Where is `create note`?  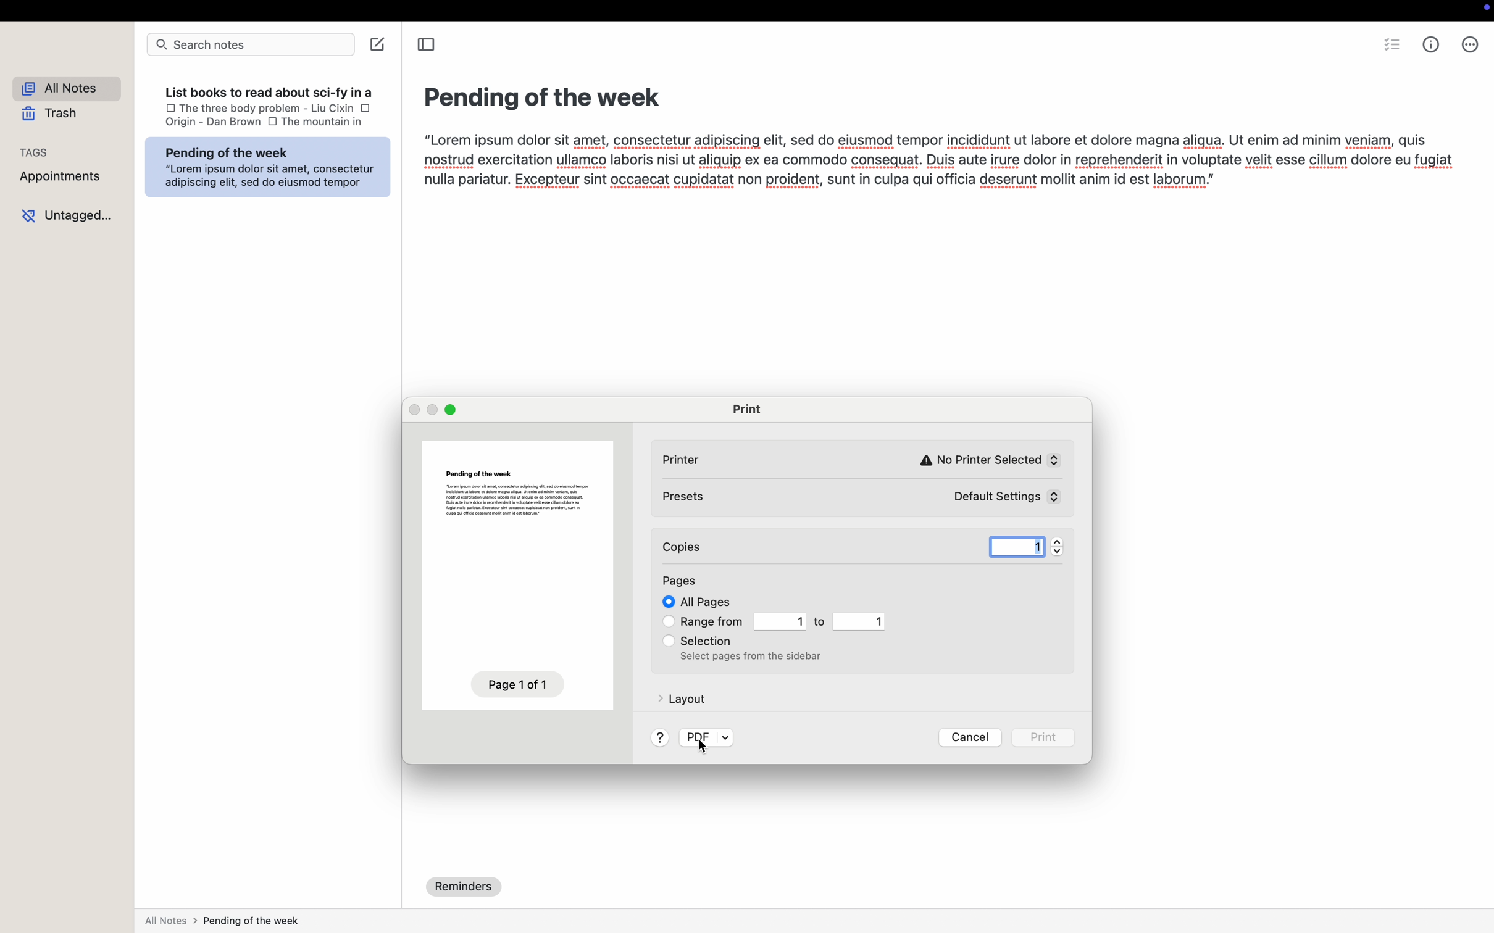
create note is located at coordinates (378, 46).